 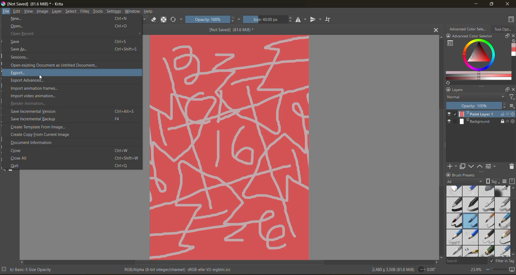 I want to click on Refresh, so click(x=447, y=83).